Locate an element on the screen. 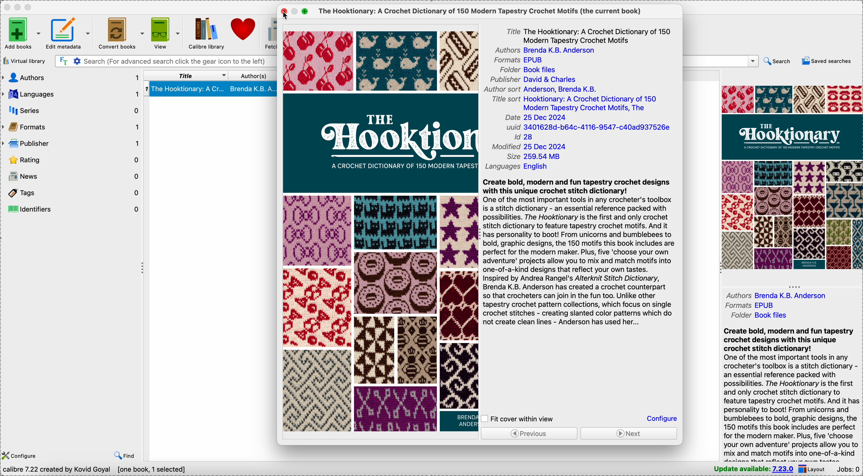 This screenshot has width=863, height=476. book selected is located at coordinates (211, 90).